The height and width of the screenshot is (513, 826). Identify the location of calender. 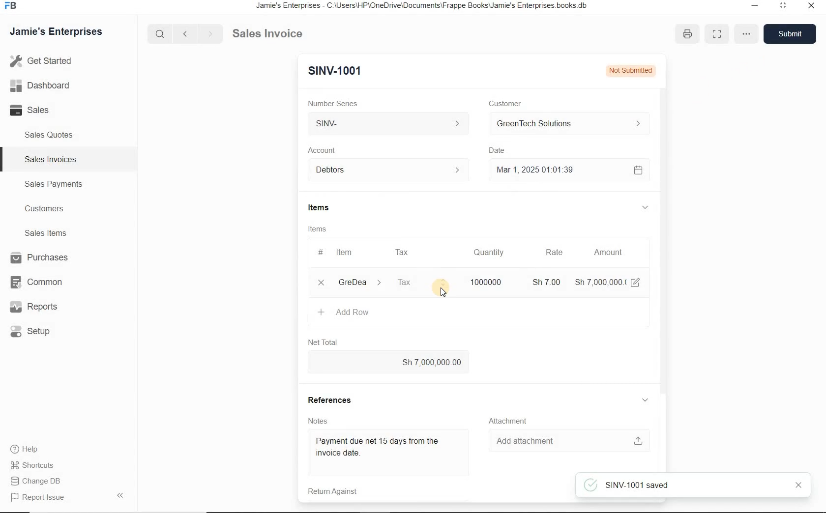
(637, 170).